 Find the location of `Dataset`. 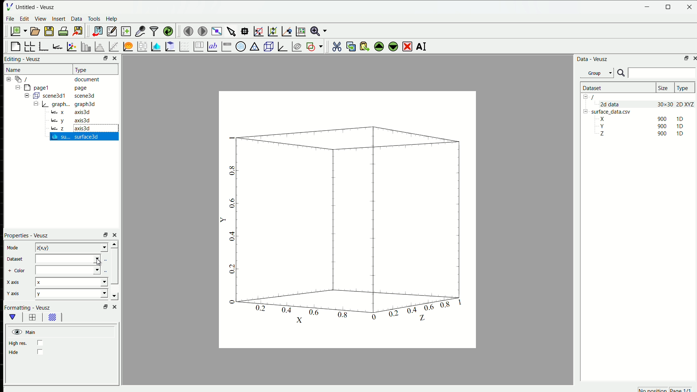

Dataset is located at coordinates (15, 260).